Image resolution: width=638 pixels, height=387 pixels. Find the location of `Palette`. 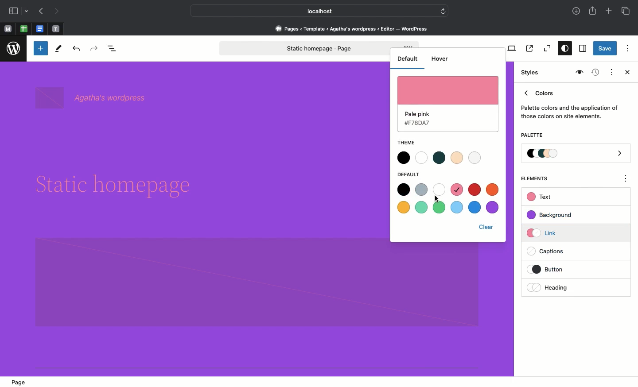

Palette is located at coordinates (576, 154).